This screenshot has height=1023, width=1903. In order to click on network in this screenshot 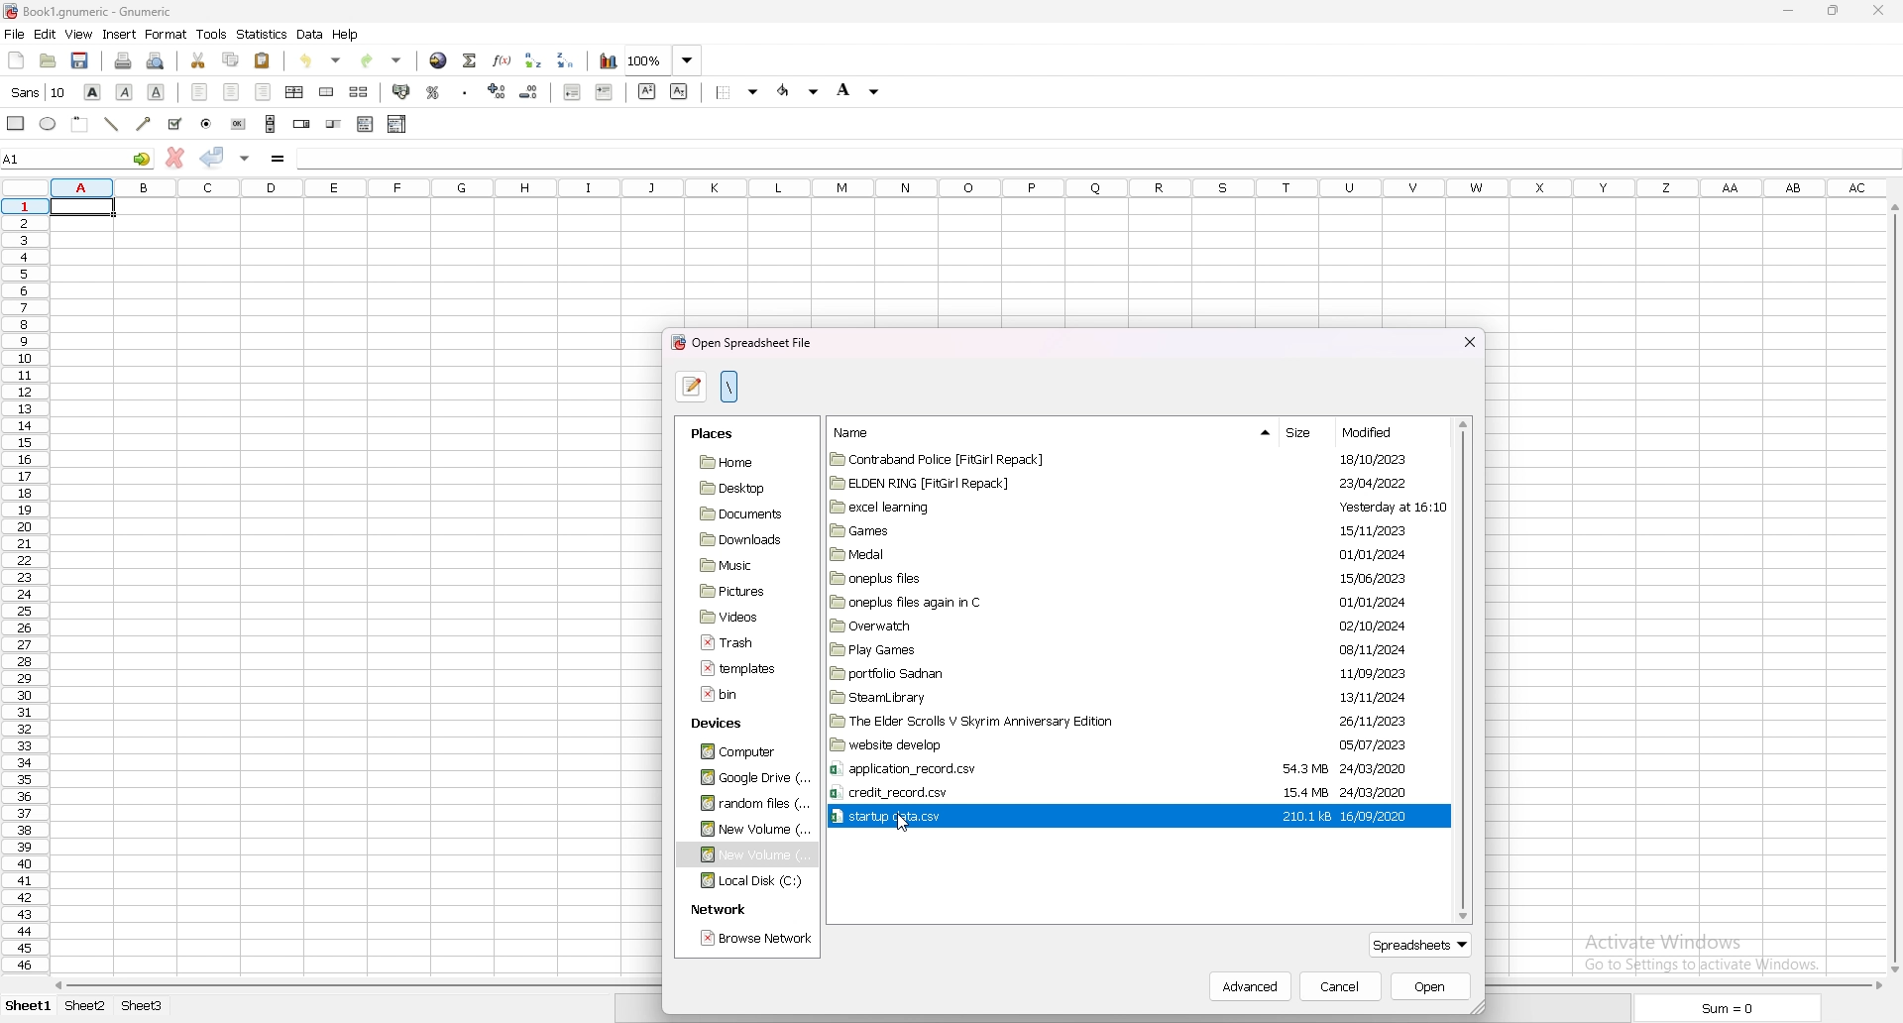, I will do `click(719, 910)`.